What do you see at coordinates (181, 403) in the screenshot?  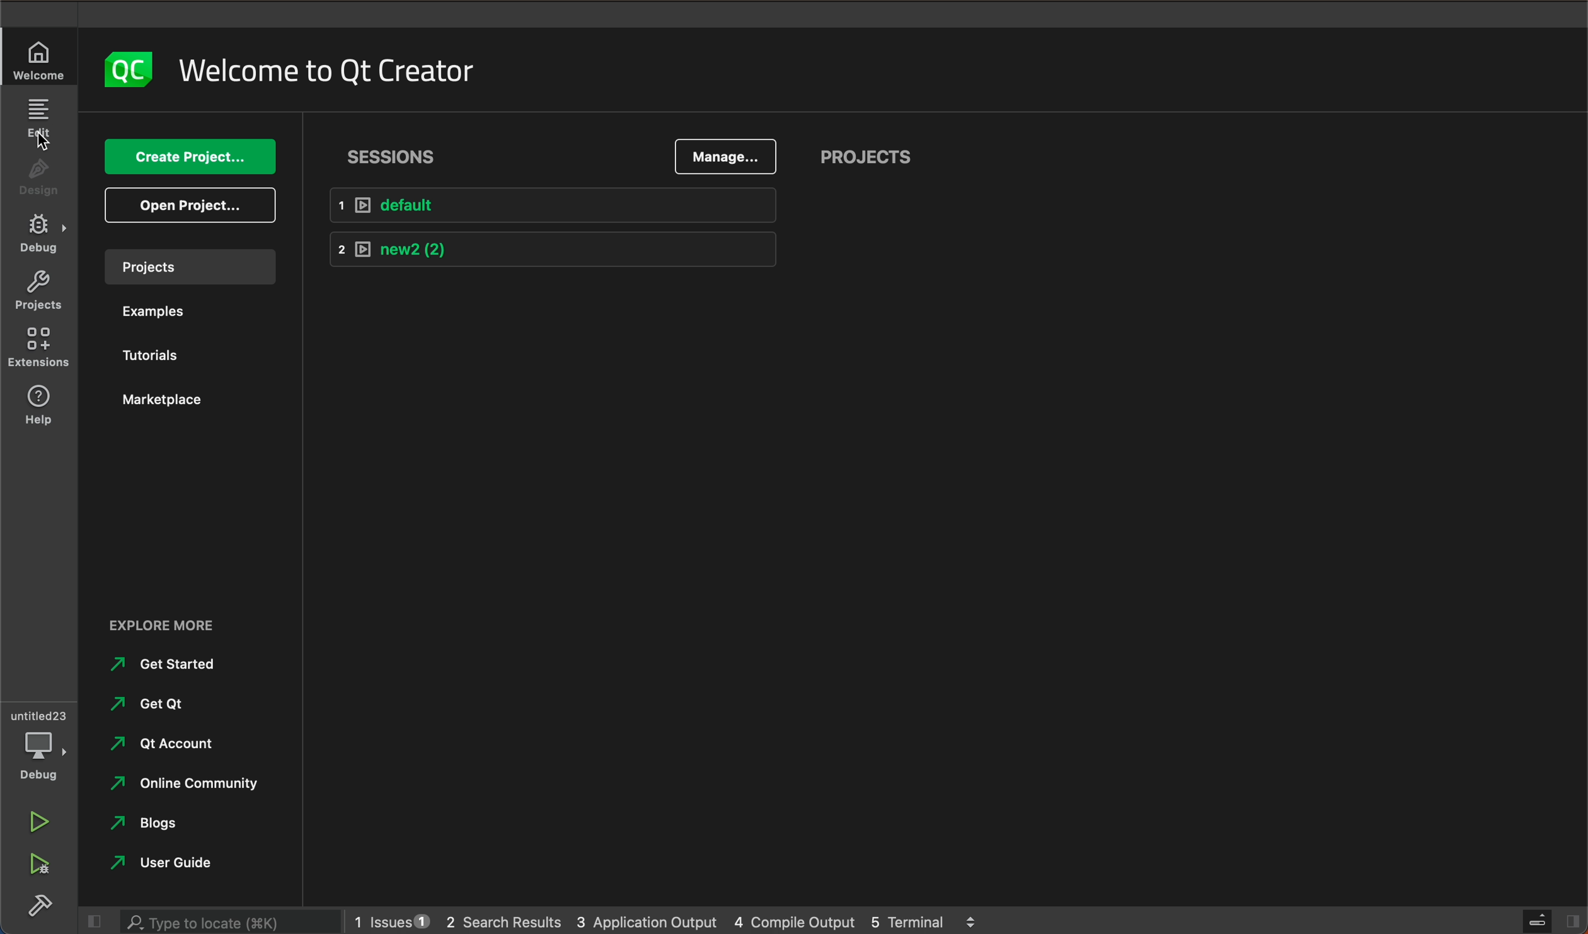 I see `marketplace` at bounding box center [181, 403].